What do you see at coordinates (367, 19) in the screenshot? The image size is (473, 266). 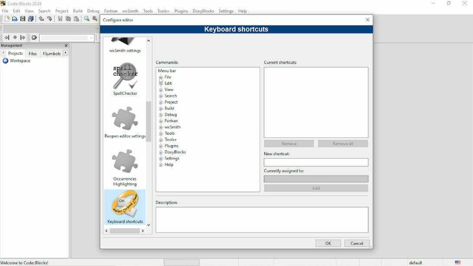 I see `Close` at bounding box center [367, 19].